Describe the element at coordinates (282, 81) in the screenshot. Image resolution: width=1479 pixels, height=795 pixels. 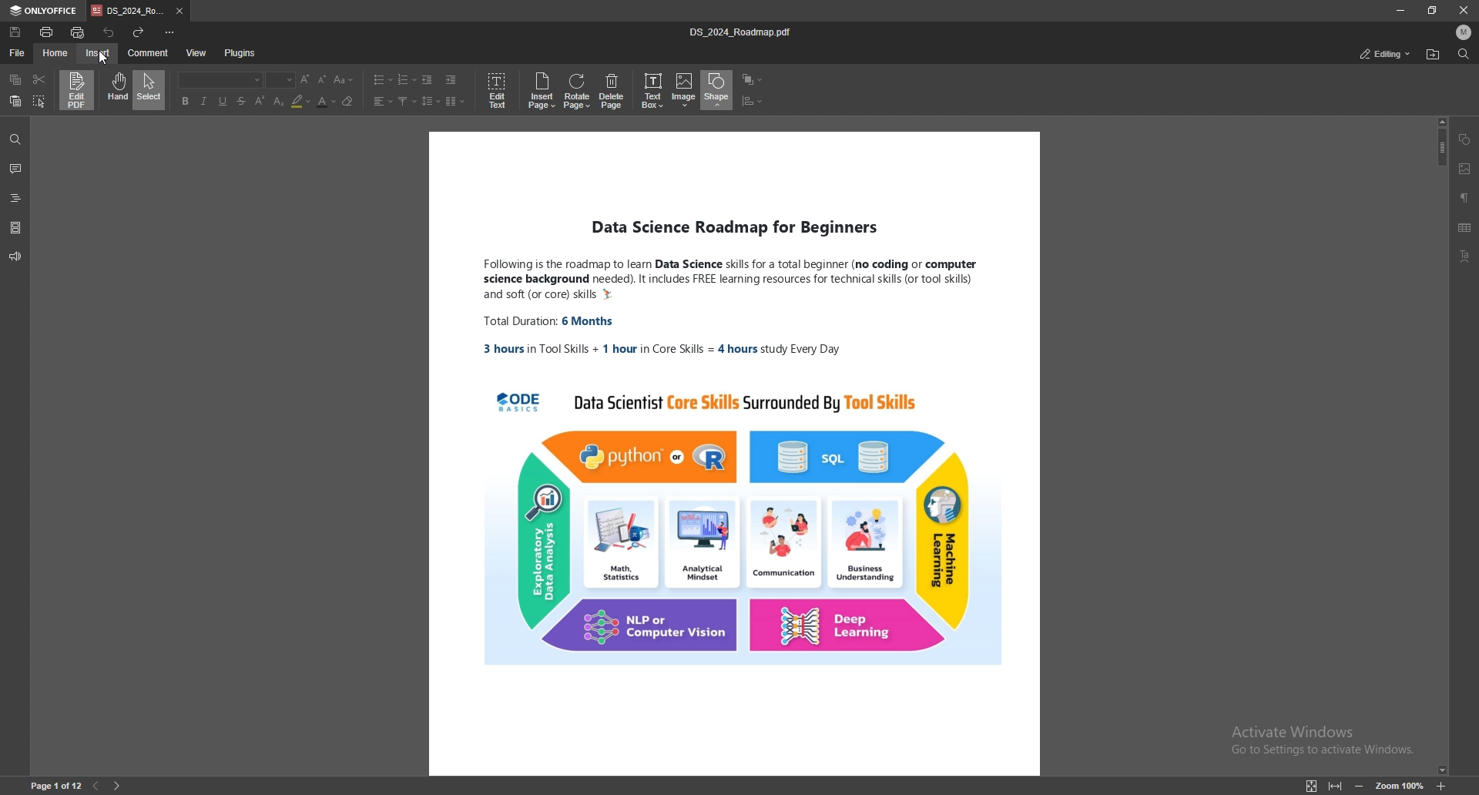
I see `font size` at that location.